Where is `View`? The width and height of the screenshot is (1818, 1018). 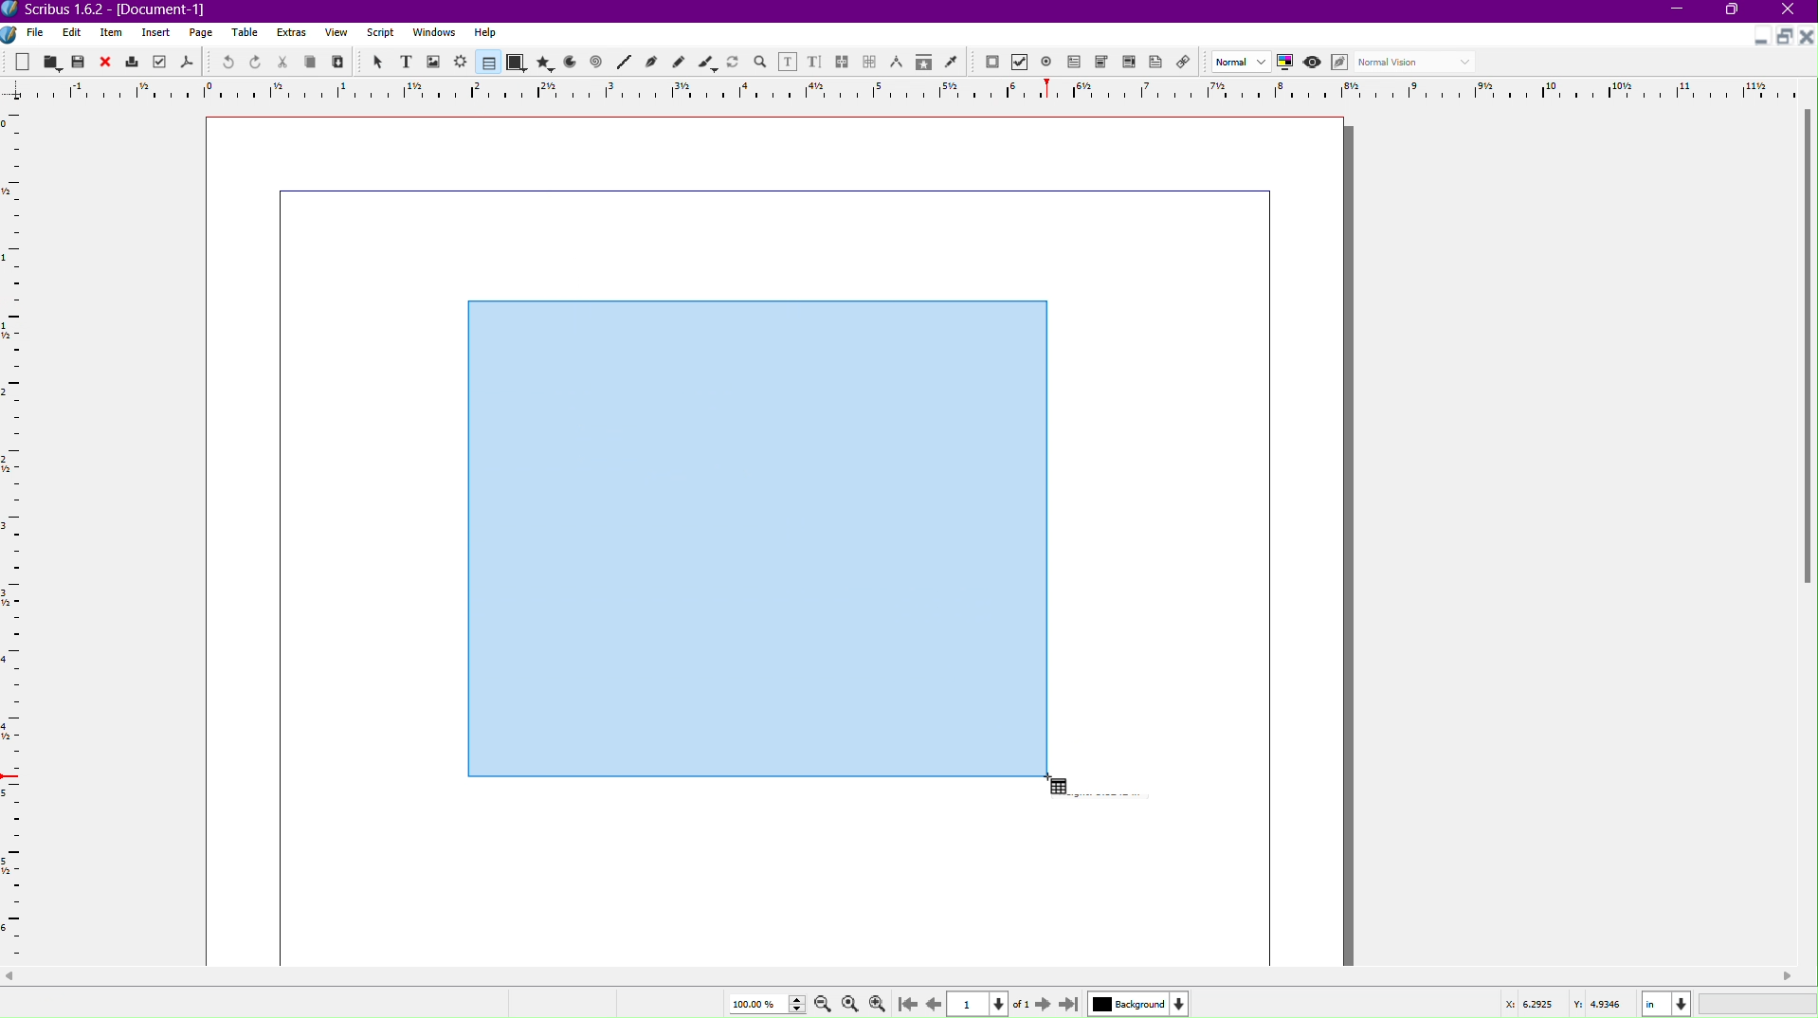
View is located at coordinates (336, 36).